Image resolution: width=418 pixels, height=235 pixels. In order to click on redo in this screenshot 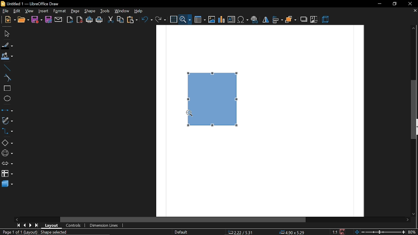, I will do `click(161, 20)`.